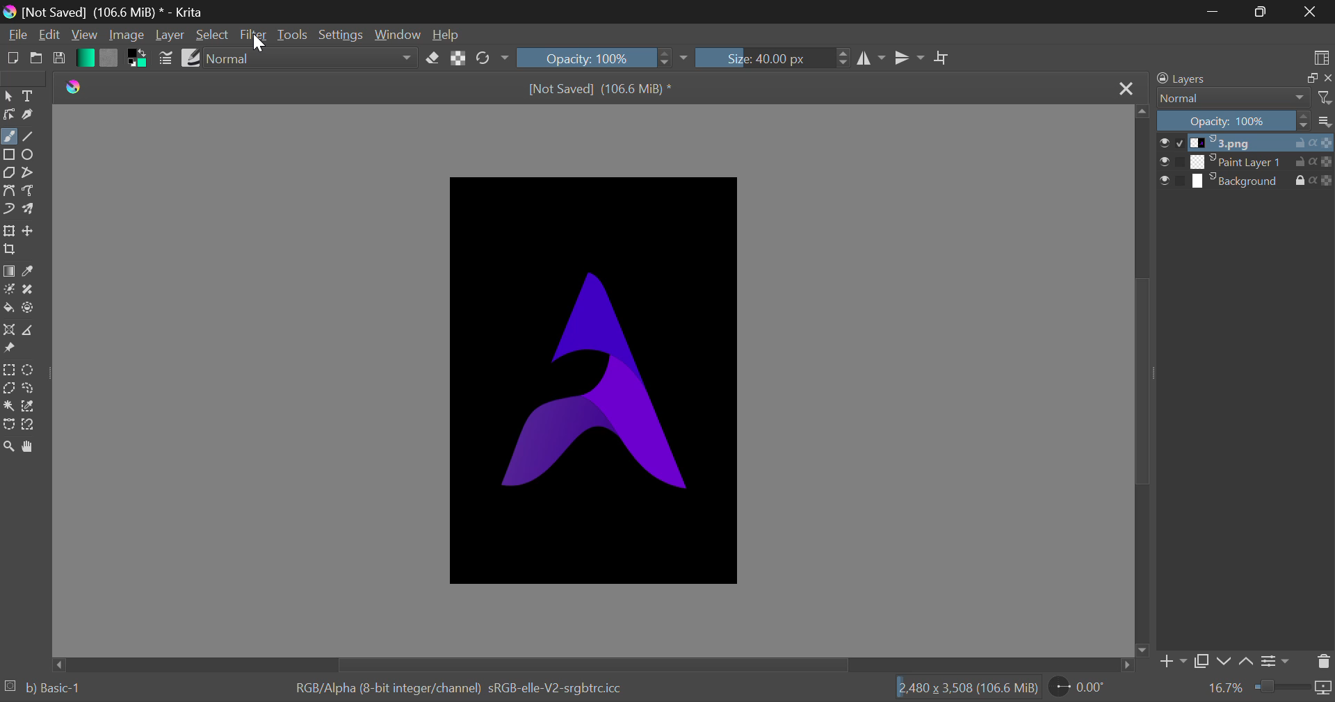 The image size is (1335, 702). What do you see at coordinates (604, 56) in the screenshot?
I see `Opacity 100%` at bounding box center [604, 56].